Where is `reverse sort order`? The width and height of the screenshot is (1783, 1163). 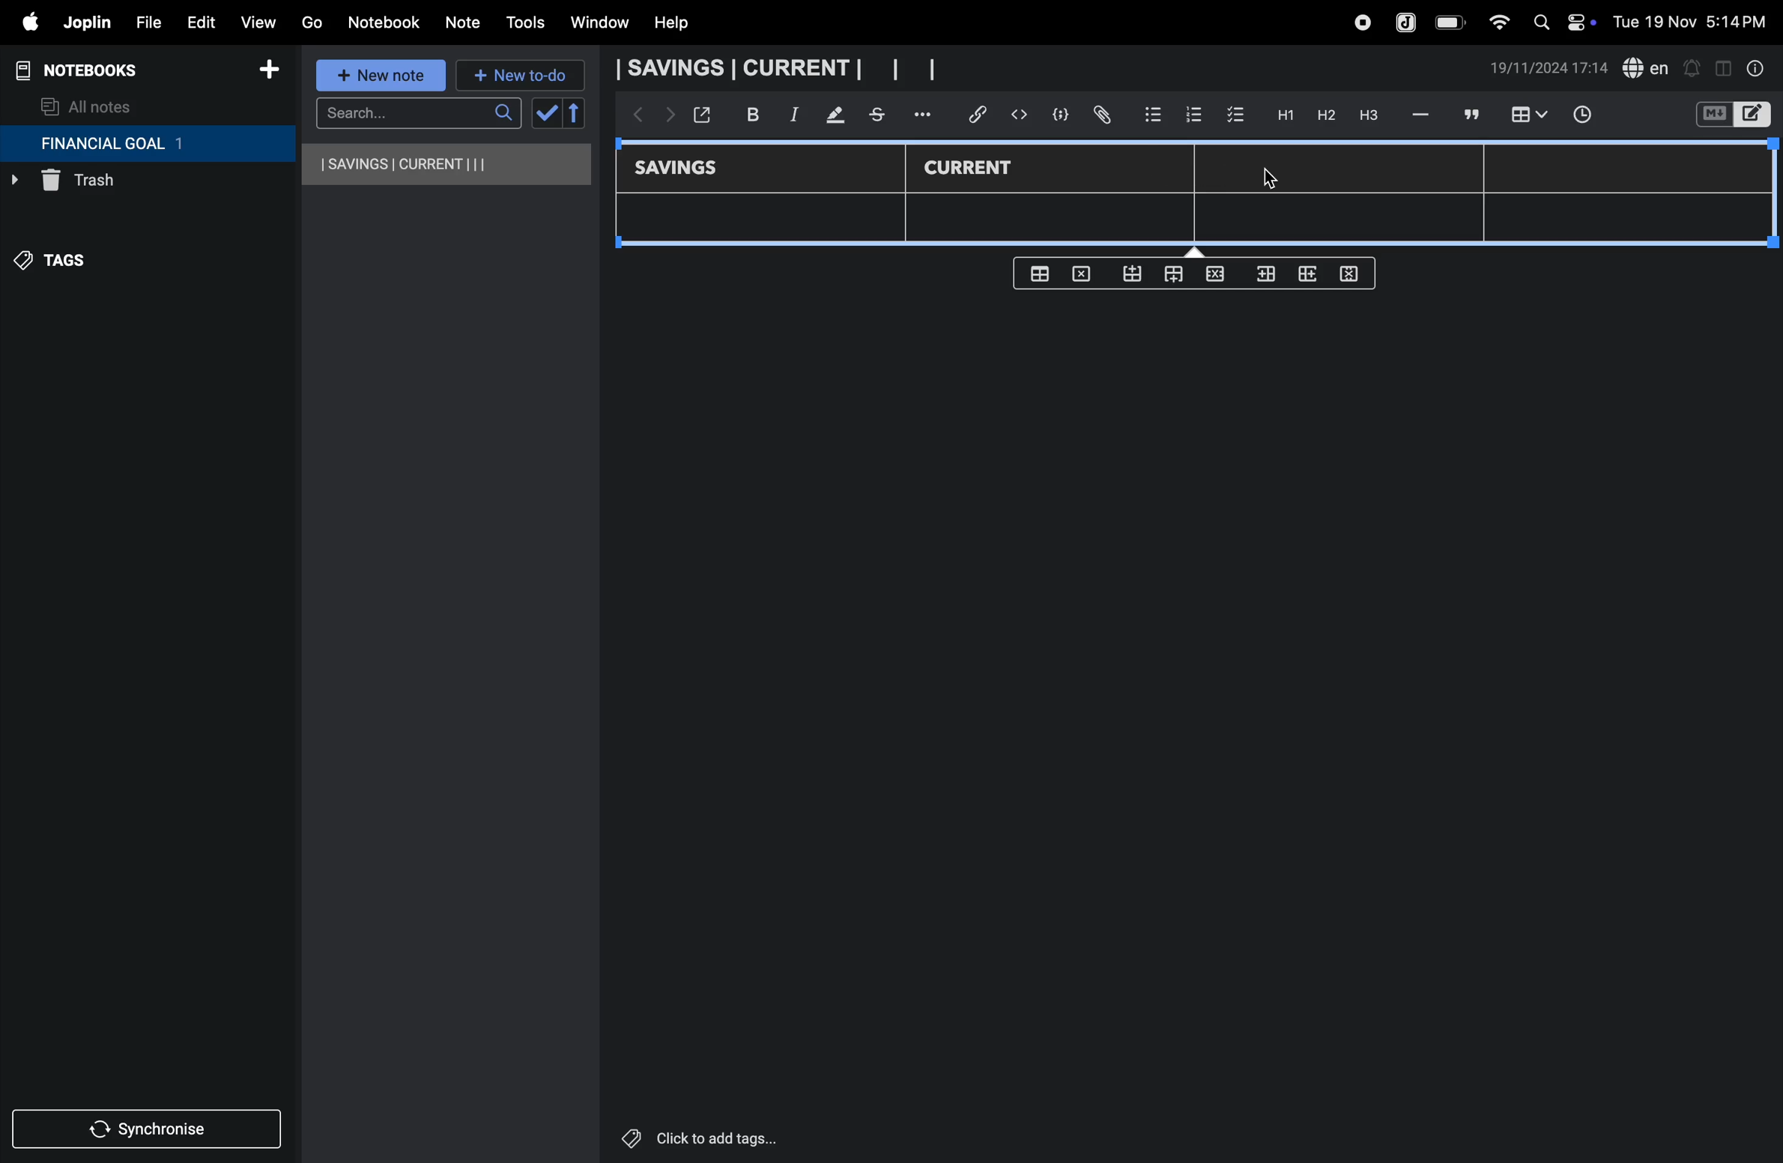
reverse sort order is located at coordinates (575, 113).